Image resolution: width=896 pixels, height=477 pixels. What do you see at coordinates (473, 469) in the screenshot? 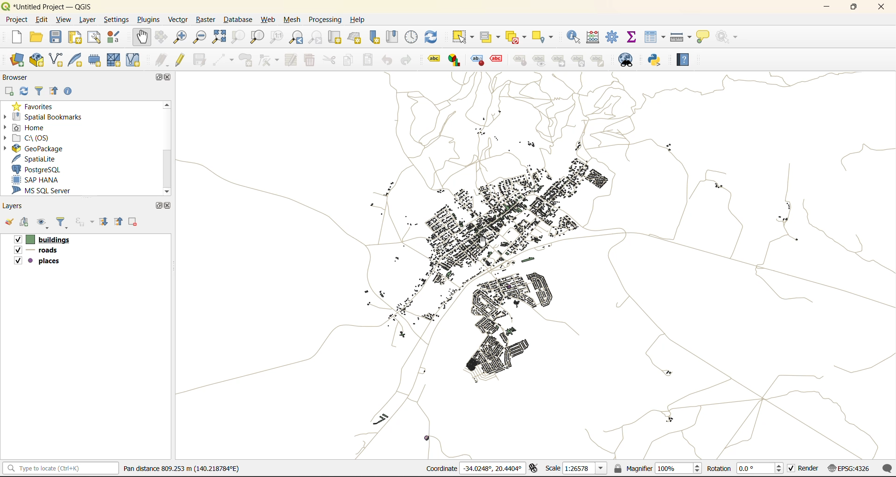
I see `coordinates` at bounding box center [473, 469].